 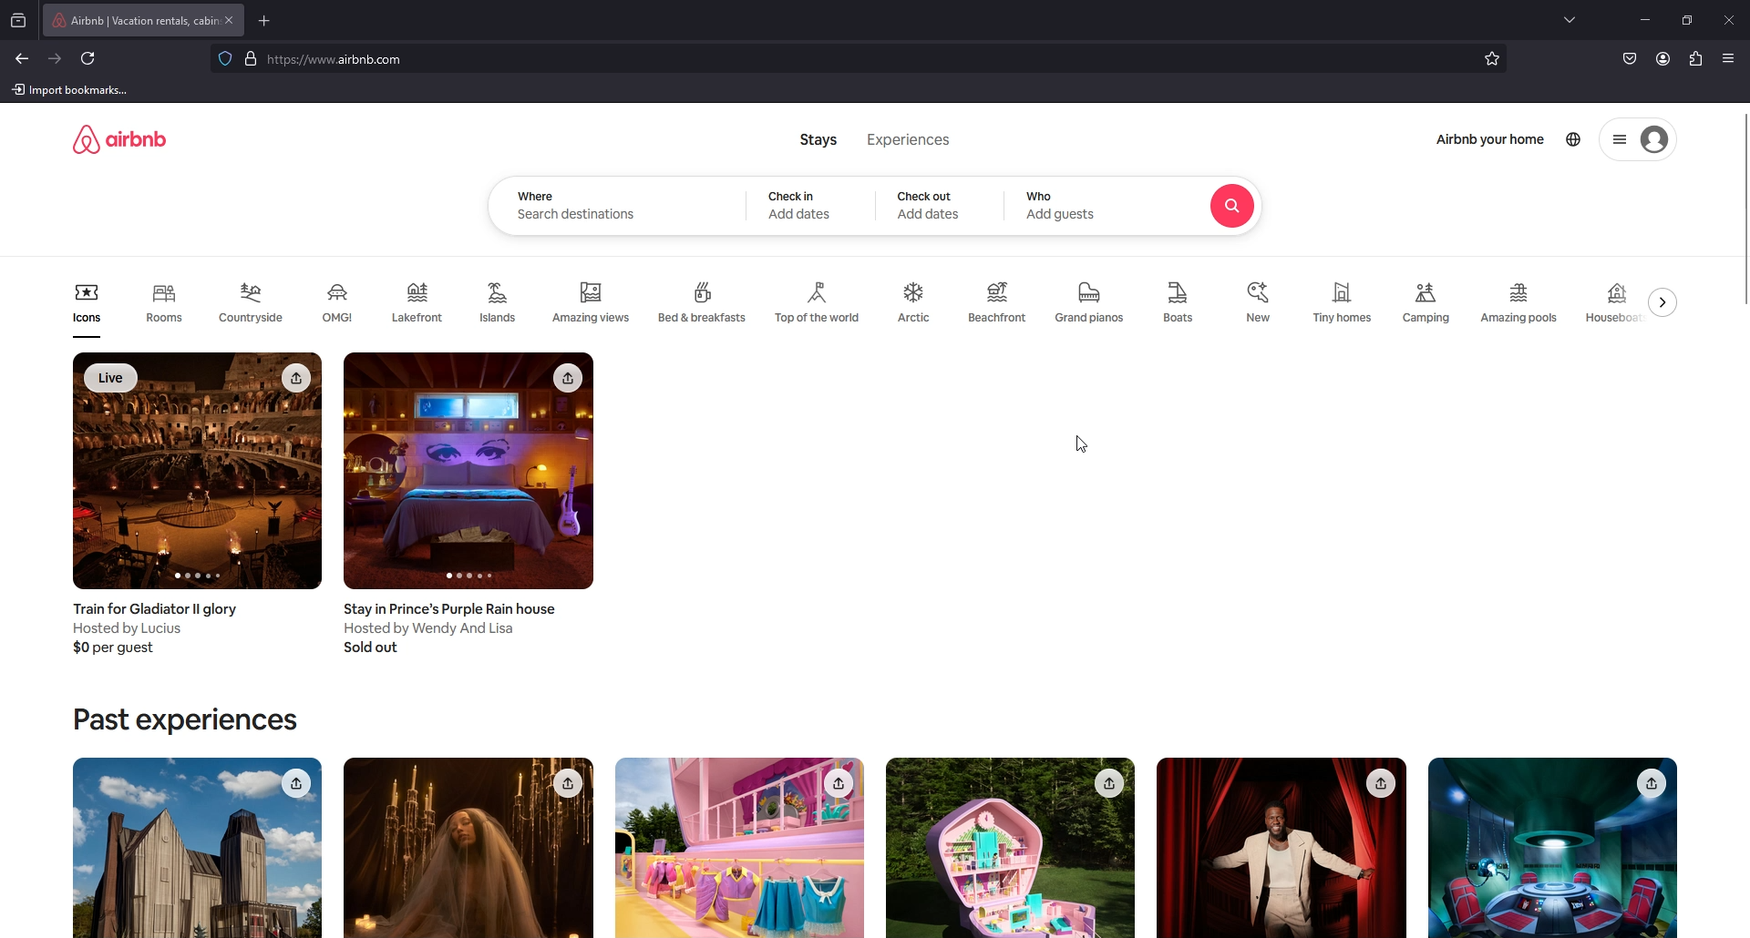 I want to click on Train for Gladiator Il glory Hosted by Lucius $0 per guest., so click(x=159, y=629).